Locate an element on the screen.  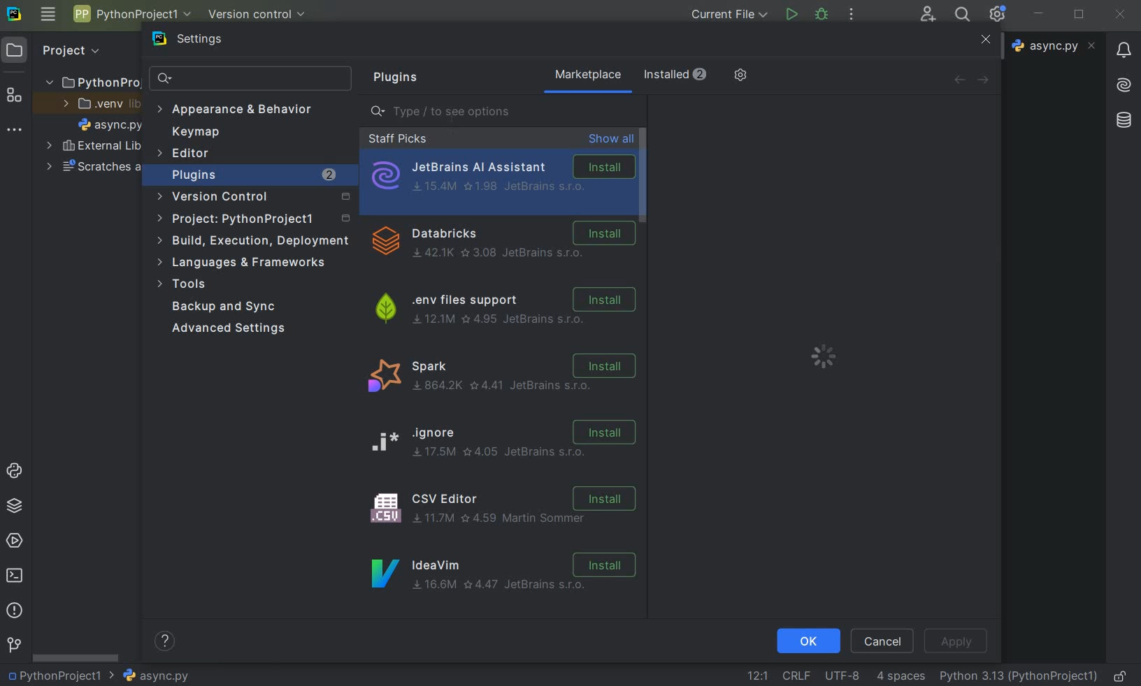
current interpreter is located at coordinates (1019, 677).